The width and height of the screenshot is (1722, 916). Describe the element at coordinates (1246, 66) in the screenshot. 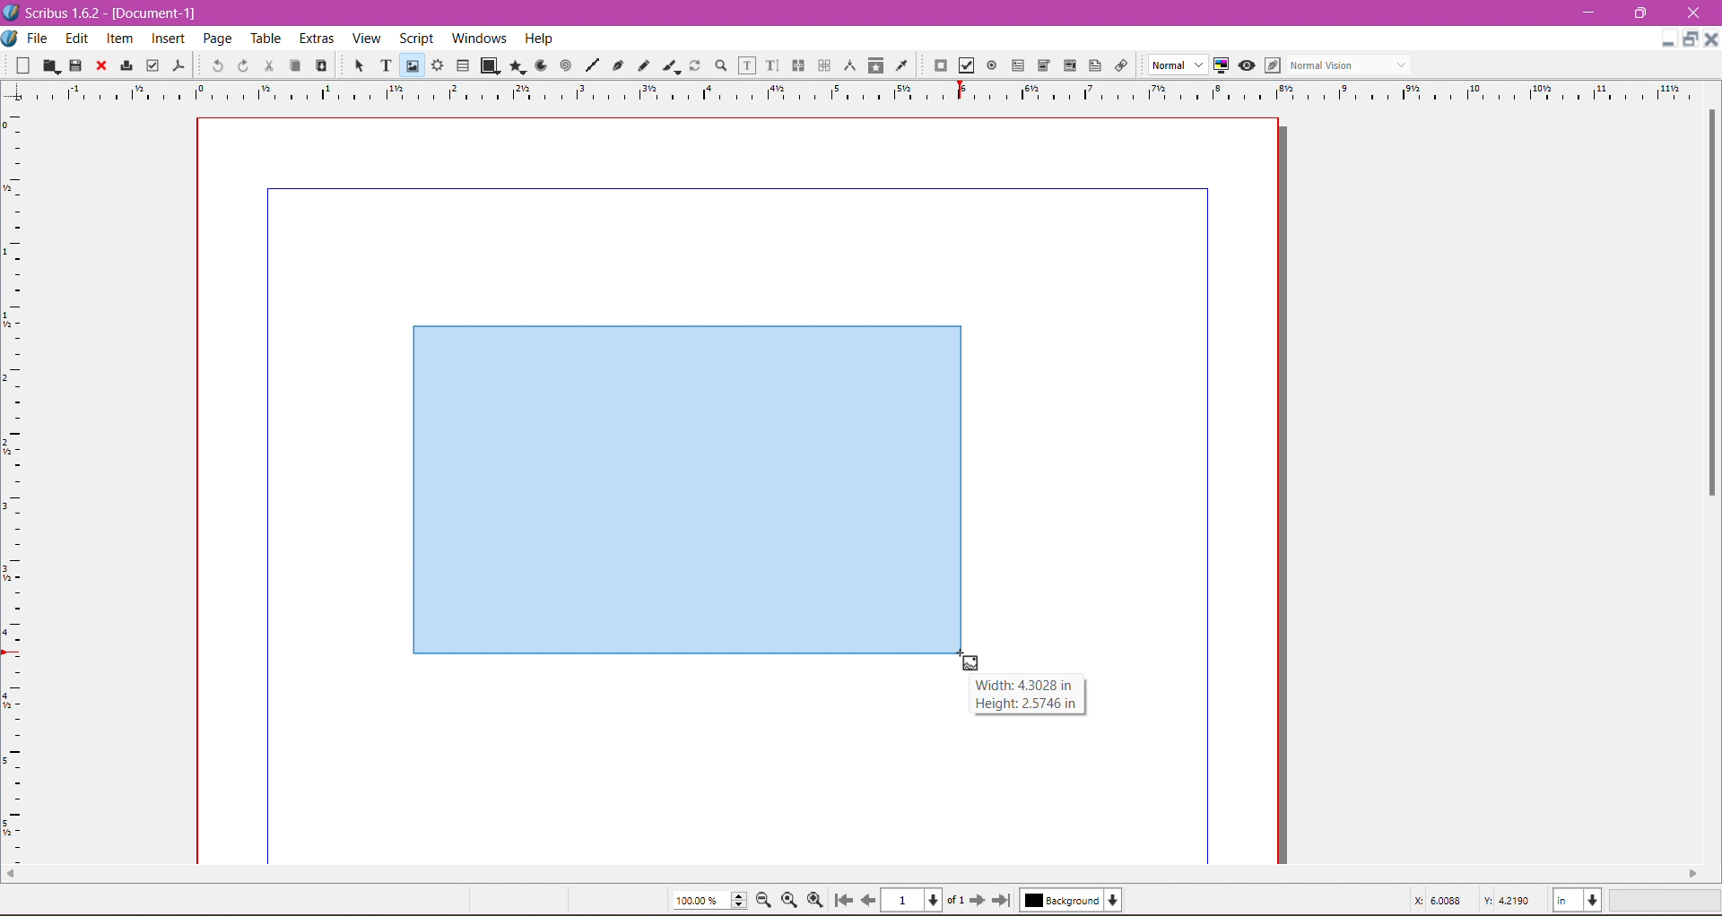

I see `Preview Mode` at that location.